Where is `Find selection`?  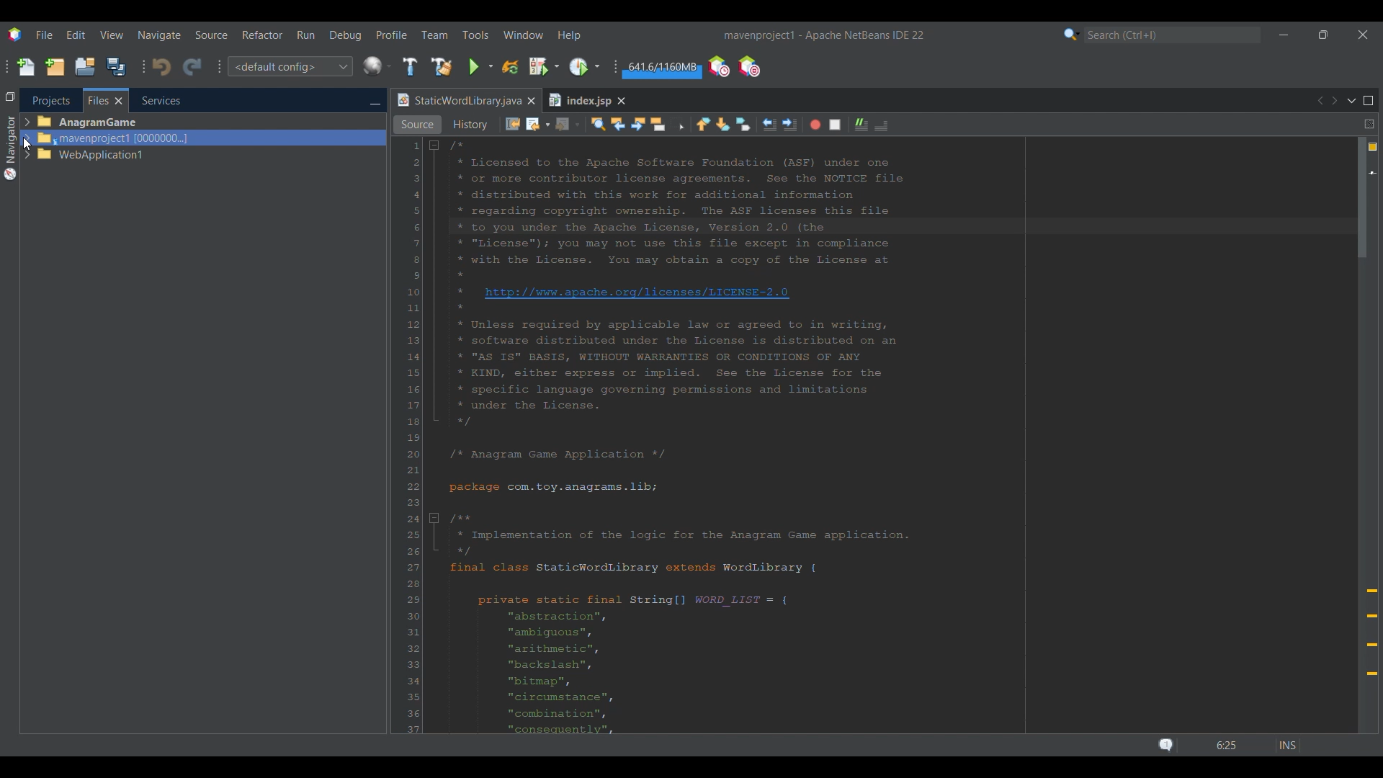 Find selection is located at coordinates (599, 125).